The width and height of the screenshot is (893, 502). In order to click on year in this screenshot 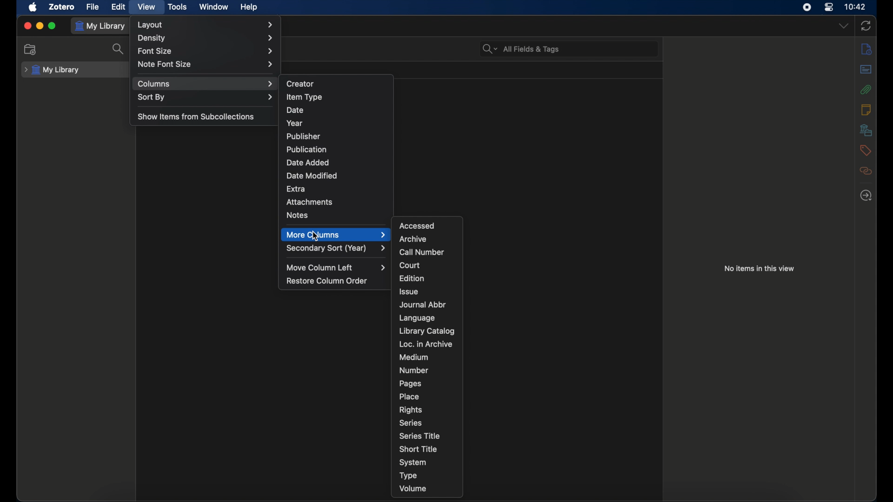, I will do `click(295, 123)`.